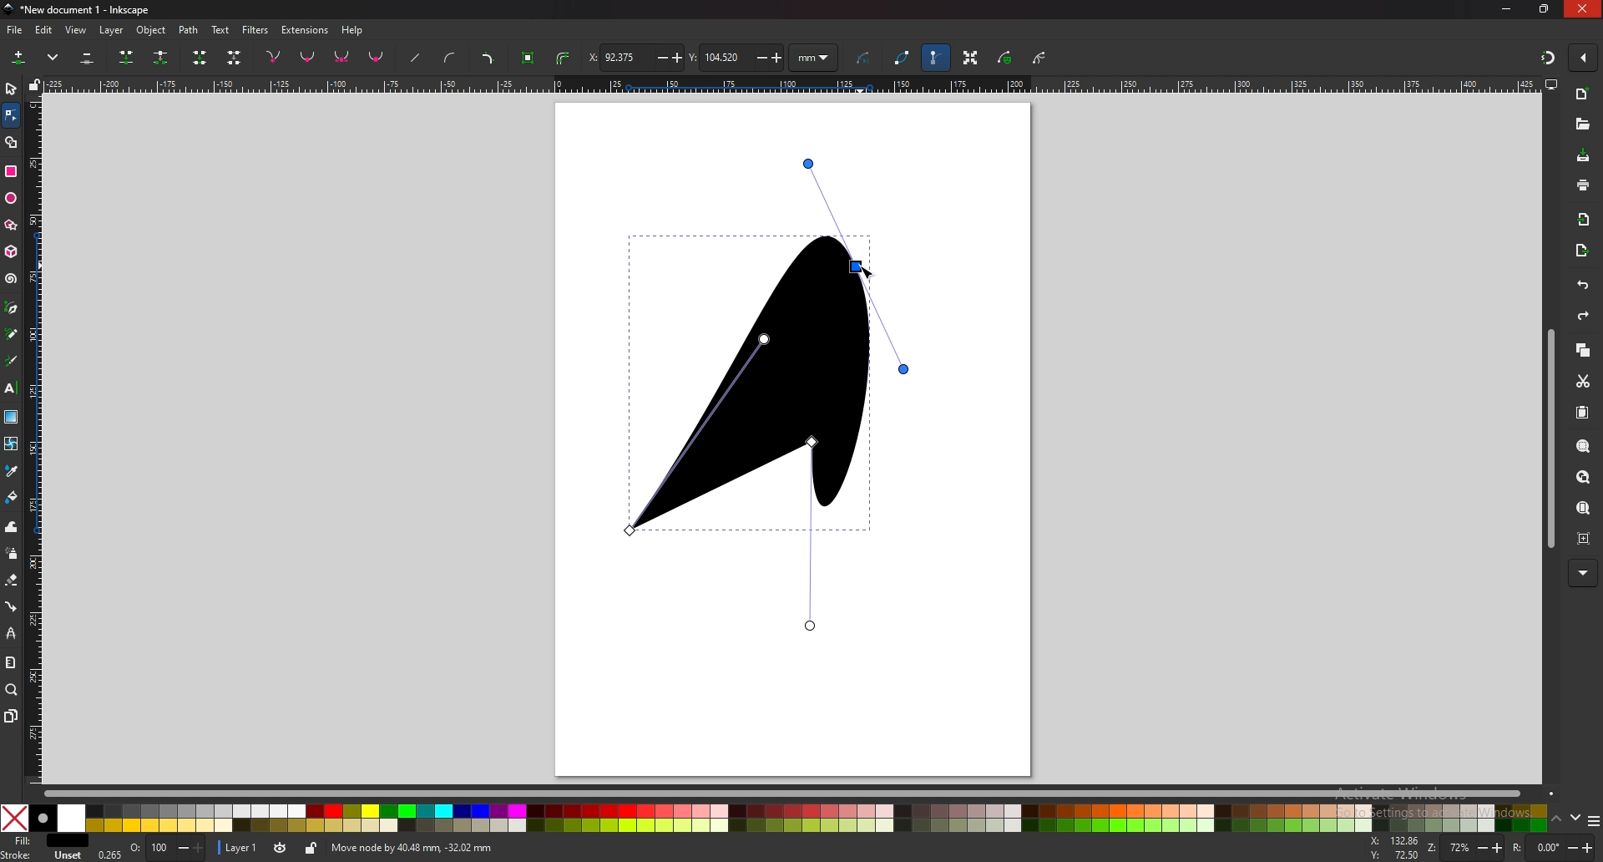 This screenshot has width=1603, height=862. Describe the element at coordinates (36, 439) in the screenshot. I see `vertical scale` at that location.